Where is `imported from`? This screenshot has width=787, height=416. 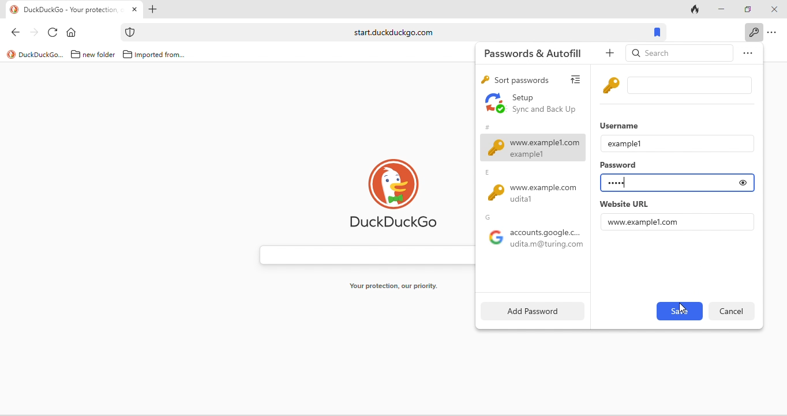 imported from is located at coordinates (161, 55).